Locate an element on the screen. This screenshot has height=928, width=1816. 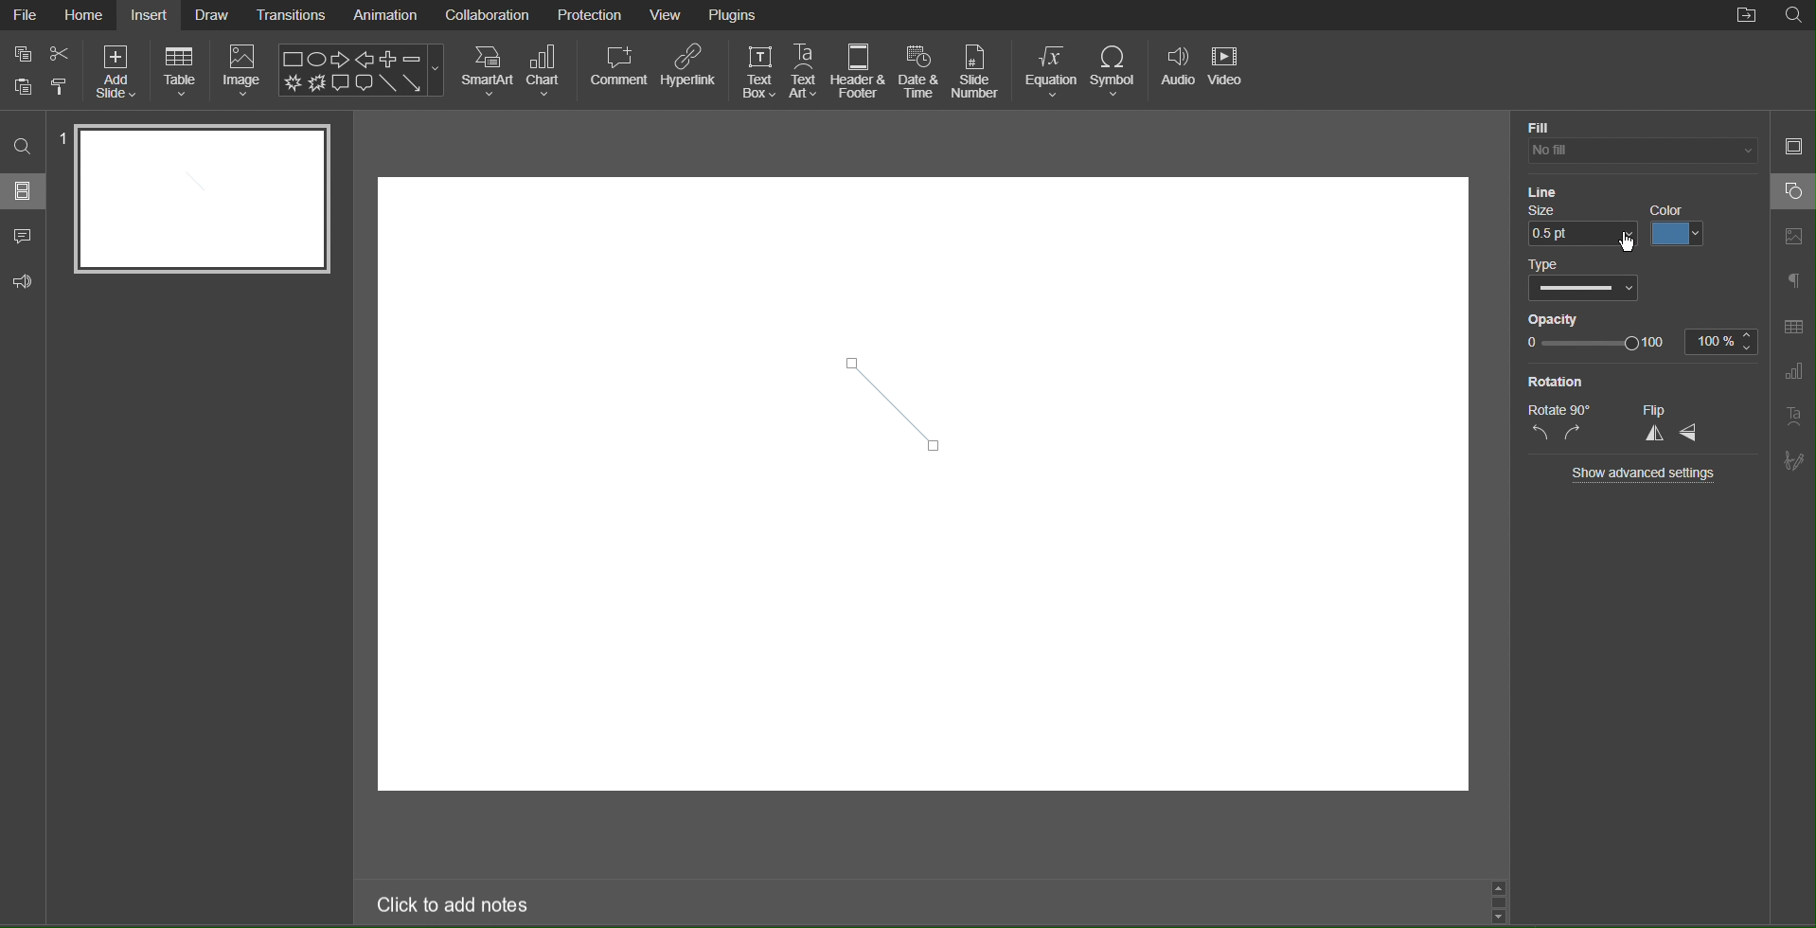
Line is located at coordinates (1540, 188).